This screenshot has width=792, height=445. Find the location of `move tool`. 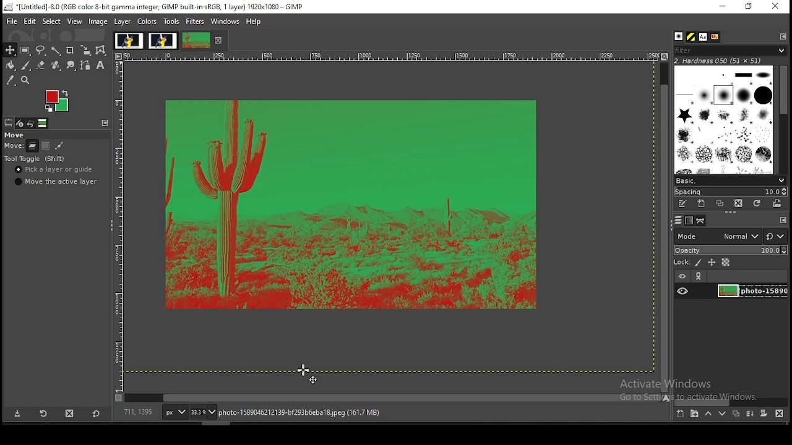

move tool is located at coordinates (9, 49).